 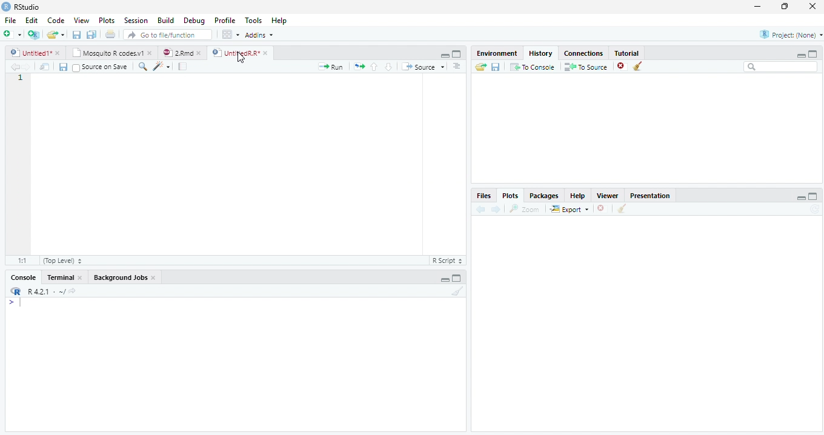 I want to click on Terminal, so click(x=65, y=277).